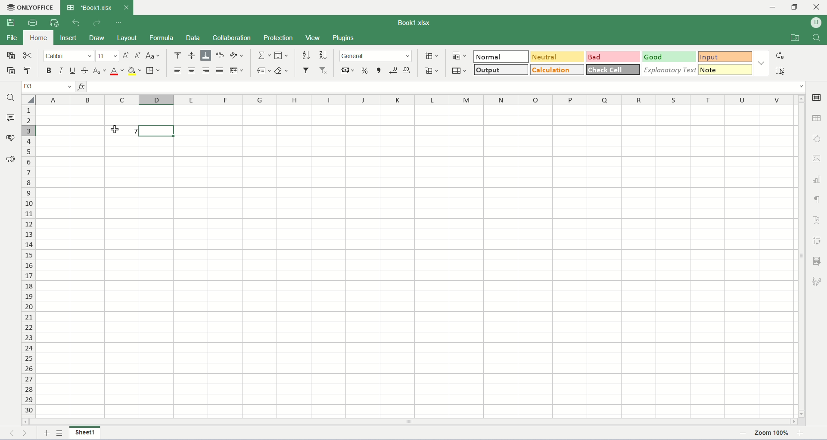  I want to click on protection, so click(279, 37).